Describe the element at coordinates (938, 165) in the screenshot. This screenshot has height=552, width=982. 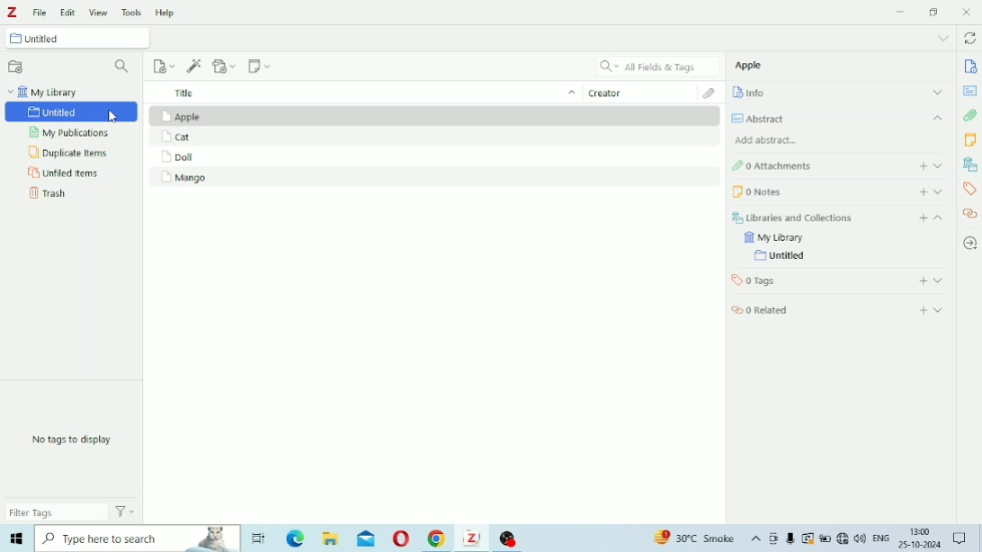
I see `Expand section` at that location.